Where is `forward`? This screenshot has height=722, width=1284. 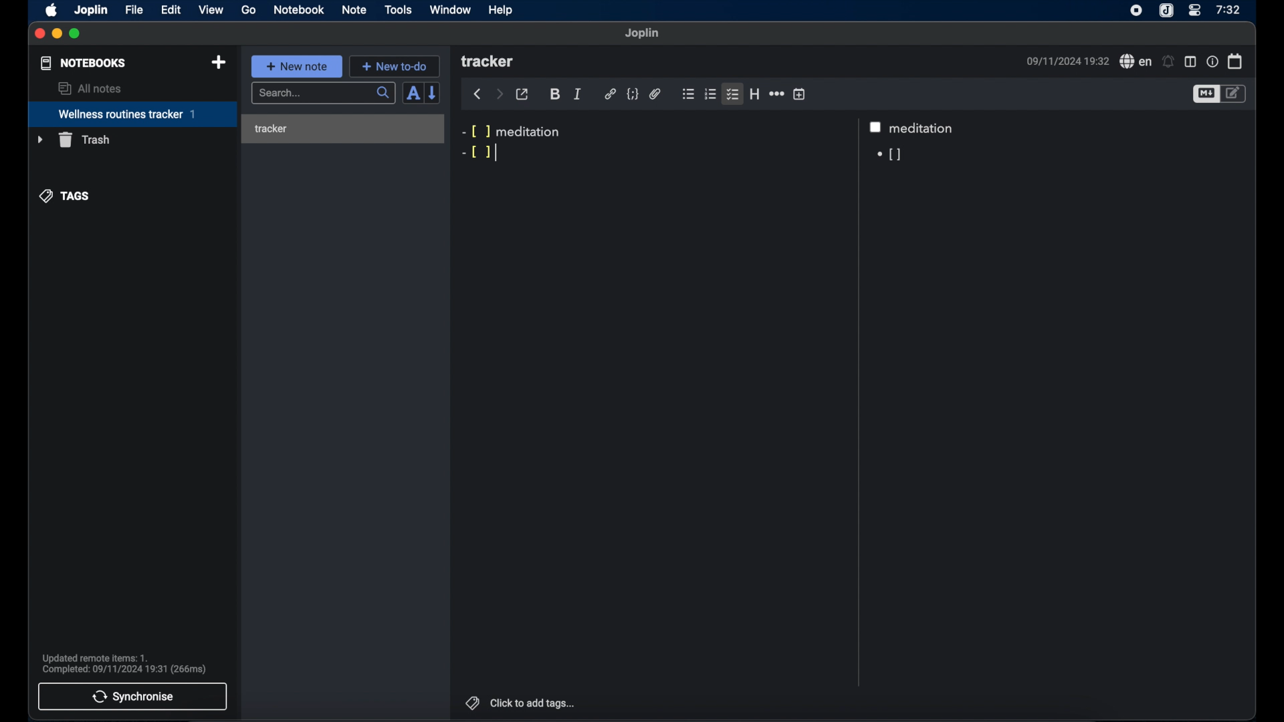 forward is located at coordinates (499, 94).